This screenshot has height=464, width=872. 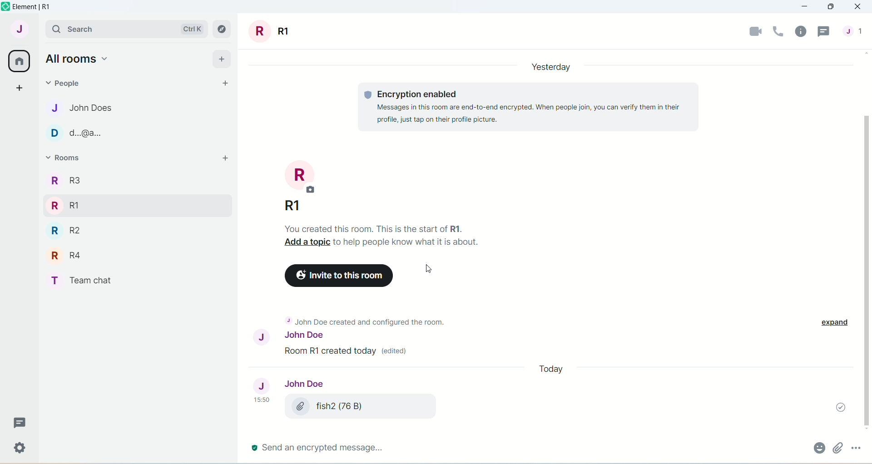 I want to click on send an encrypted message.., so click(x=318, y=447).